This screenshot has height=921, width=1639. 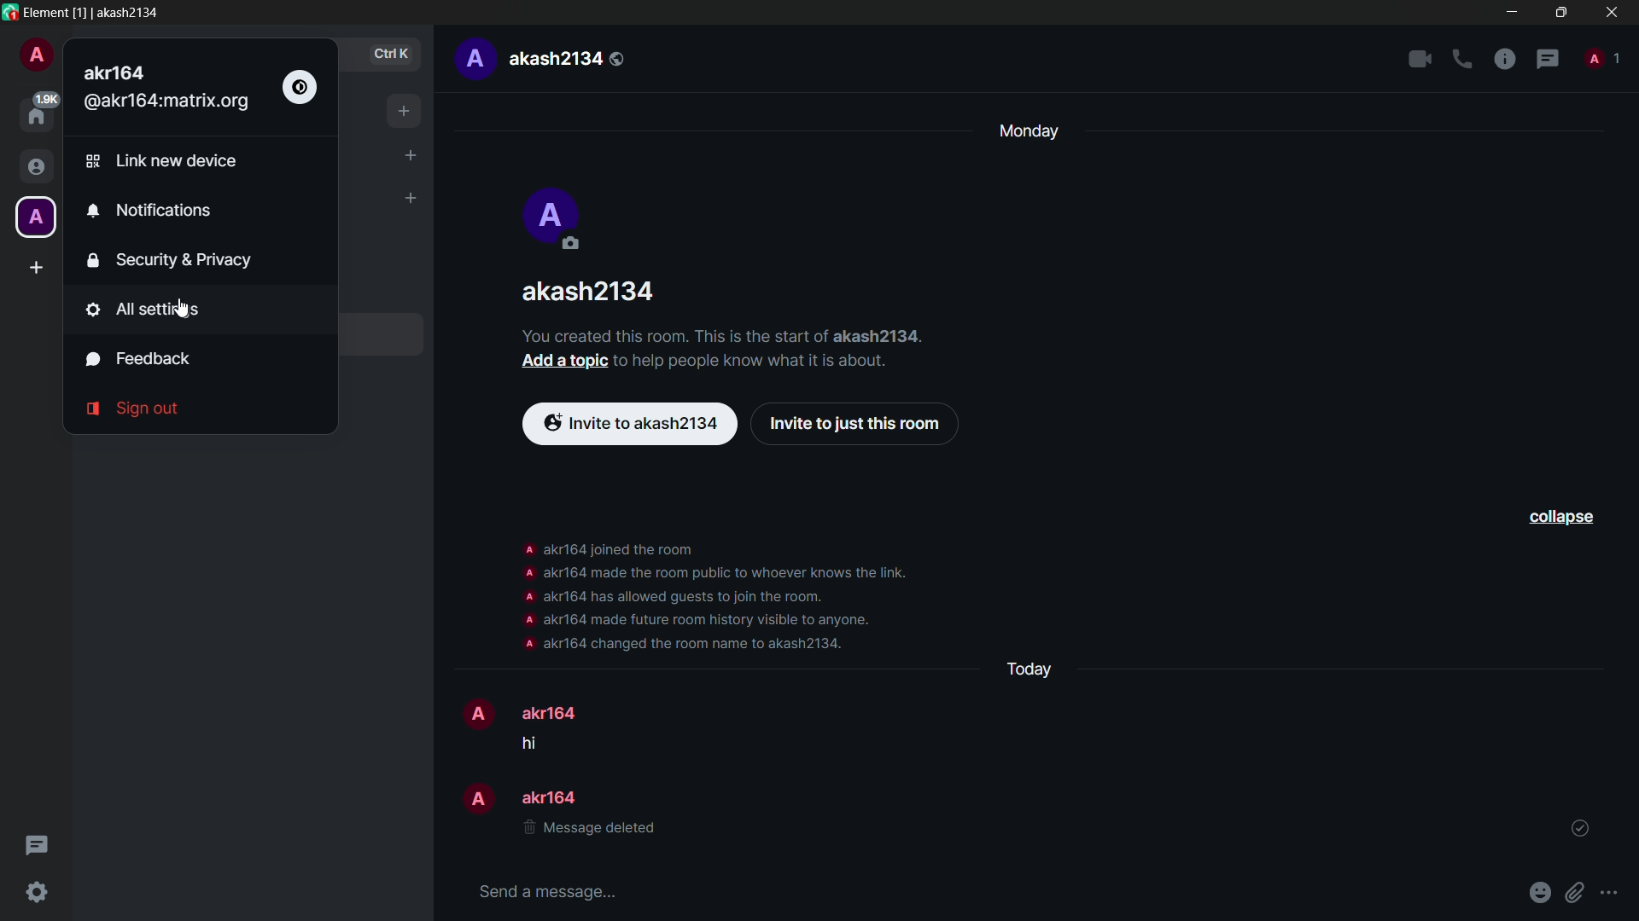 What do you see at coordinates (536, 743) in the screenshot?
I see `message` at bounding box center [536, 743].